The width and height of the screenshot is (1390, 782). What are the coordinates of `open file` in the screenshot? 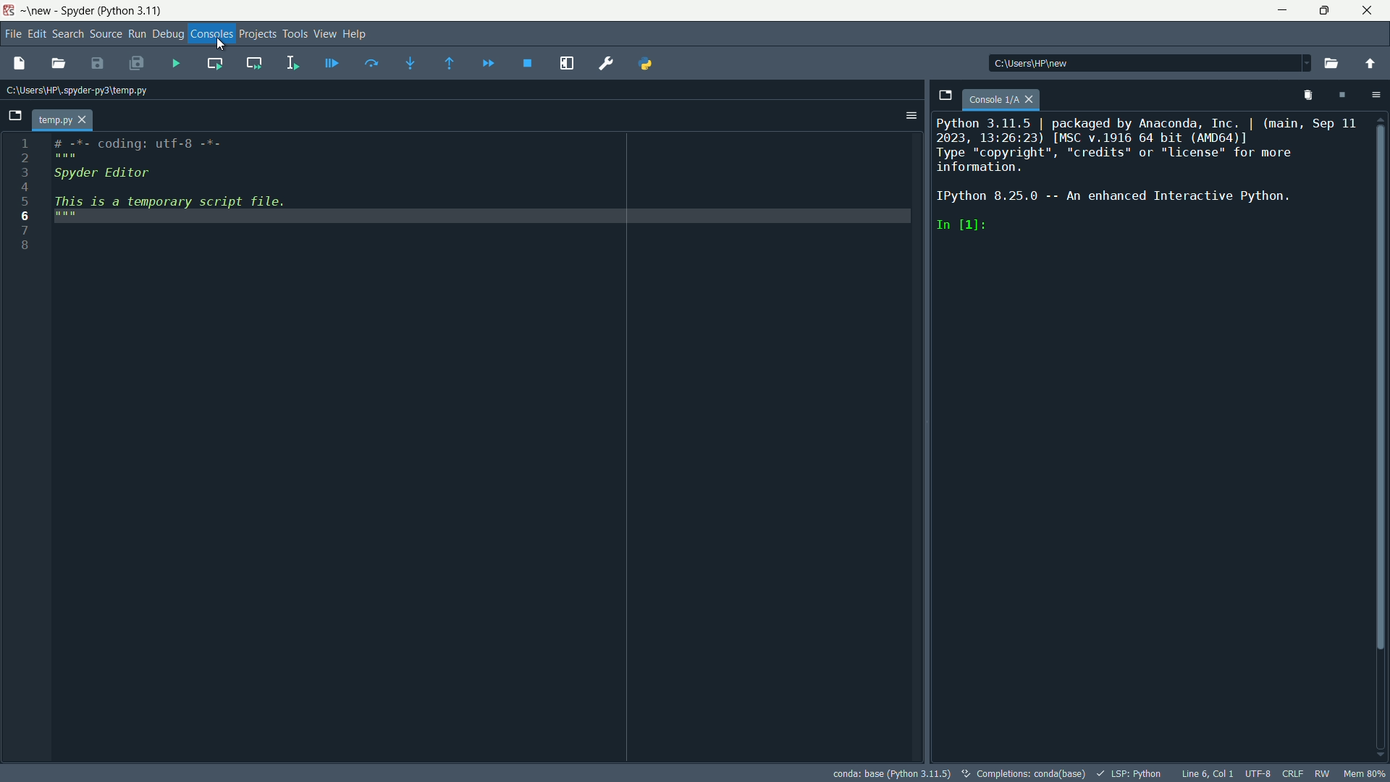 It's located at (58, 64).